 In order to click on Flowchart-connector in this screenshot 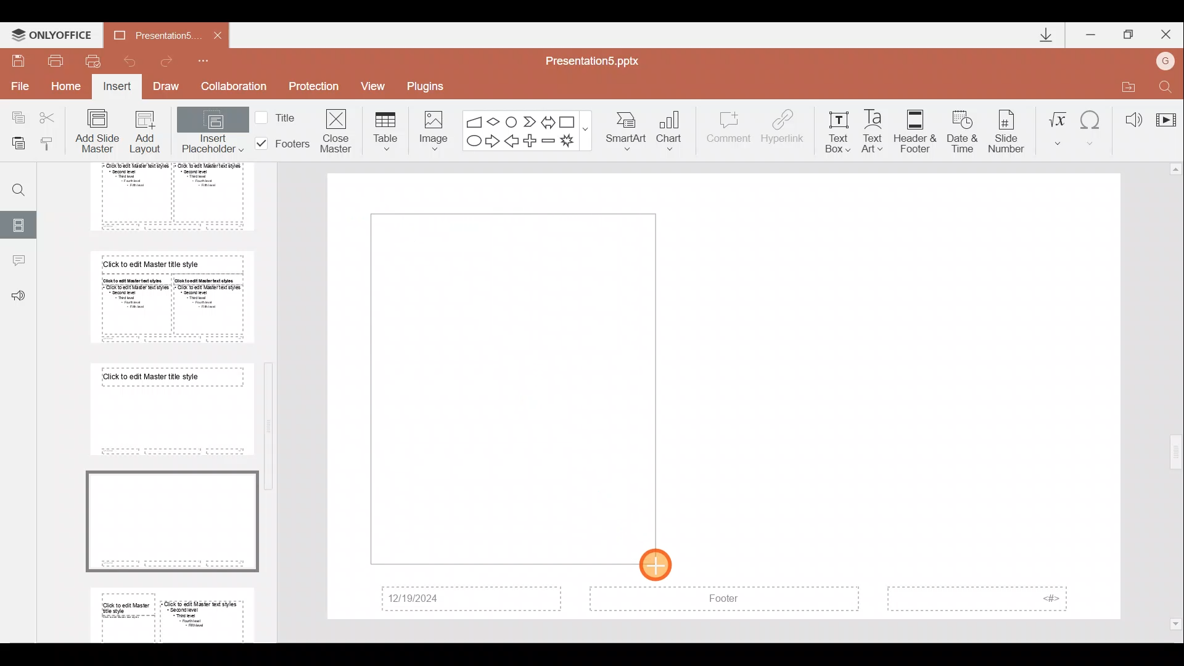, I will do `click(512, 119)`.